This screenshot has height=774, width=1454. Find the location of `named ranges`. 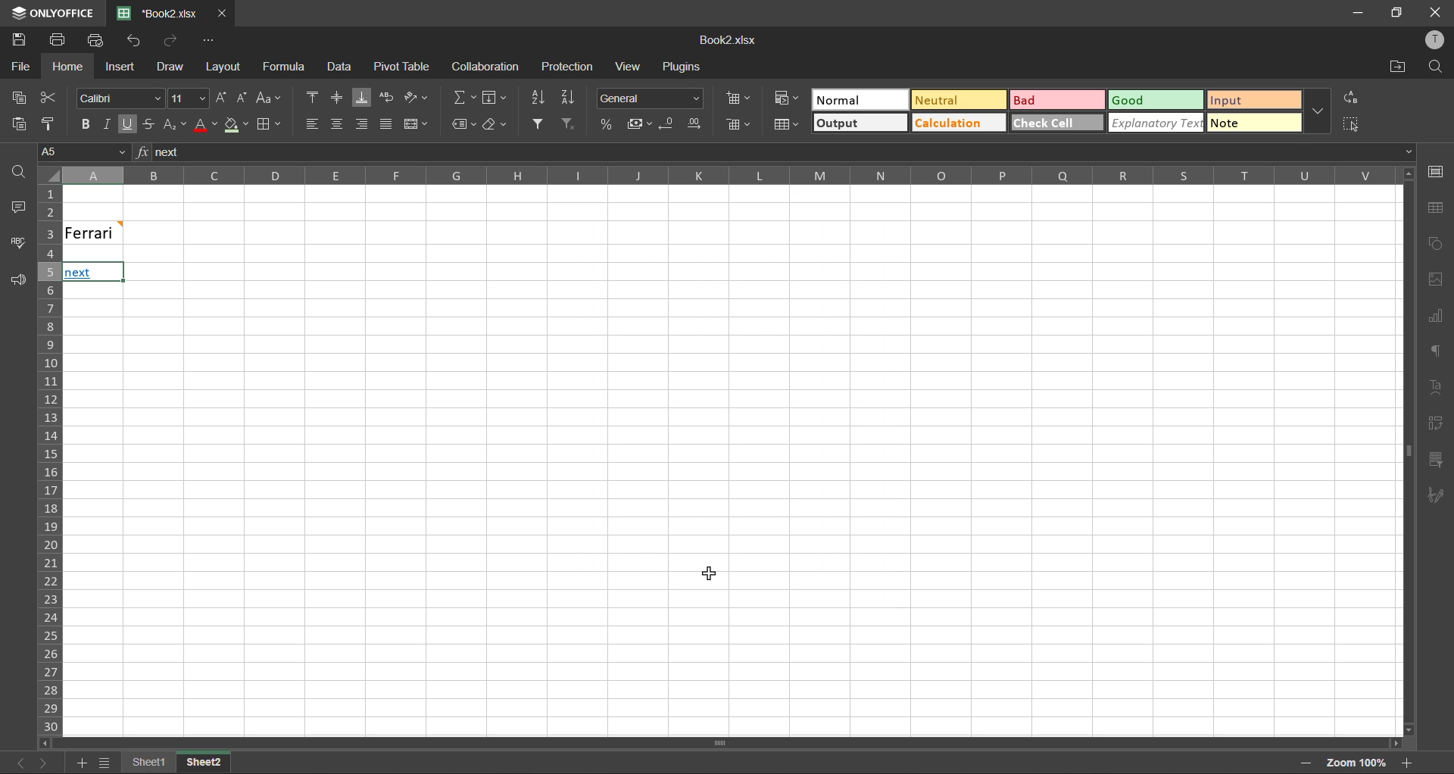

named ranges is located at coordinates (463, 125).